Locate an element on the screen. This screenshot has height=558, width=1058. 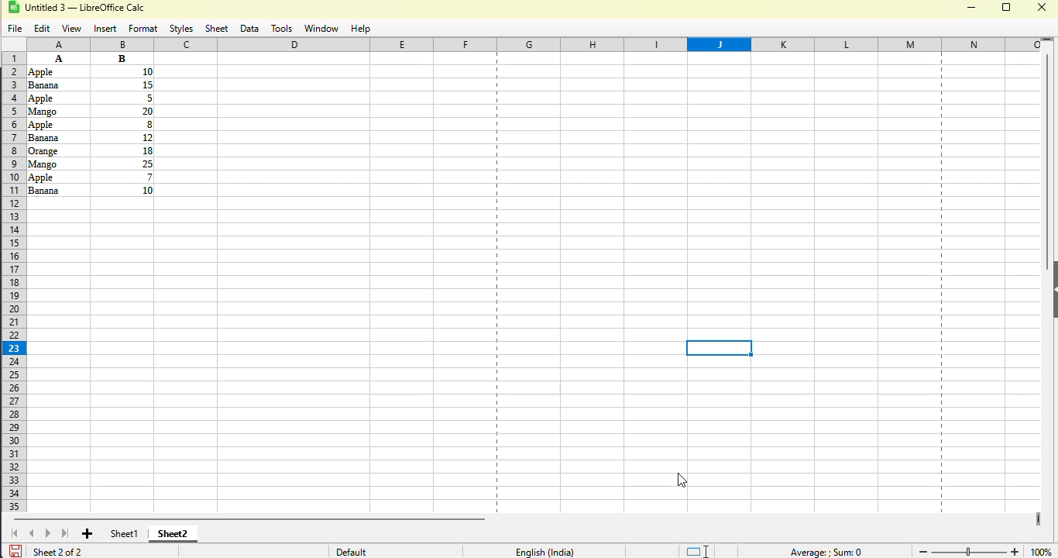
vertical scroll bar is located at coordinates (1047, 162).